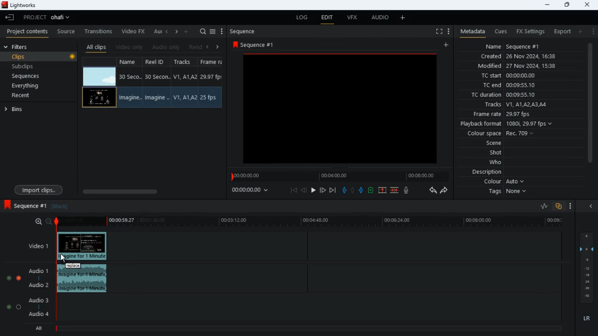  Describe the element at coordinates (395, 190) in the screenshot. I see `merge` at that location.